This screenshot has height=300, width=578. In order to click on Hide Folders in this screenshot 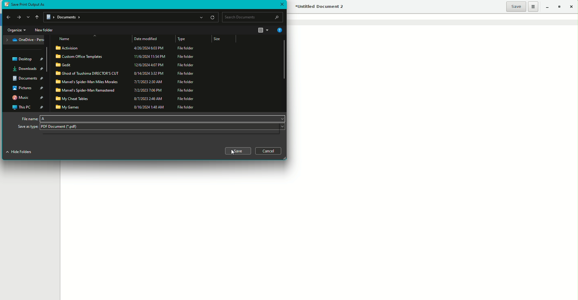, I will do `click(21, 152)`.